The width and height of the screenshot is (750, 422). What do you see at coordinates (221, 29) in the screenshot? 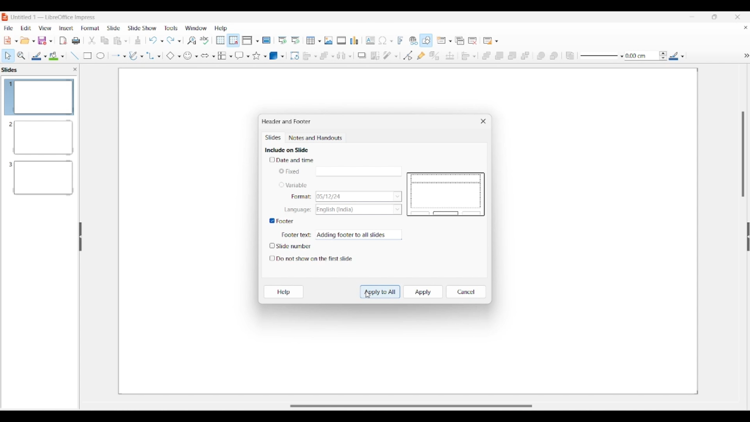
I see `Help menu` at bounding box center [221, 29].